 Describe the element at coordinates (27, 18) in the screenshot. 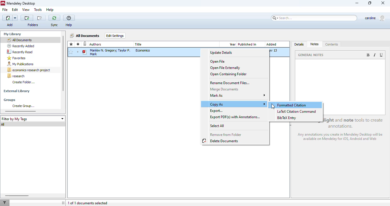

I see `create a new folder` at that location.